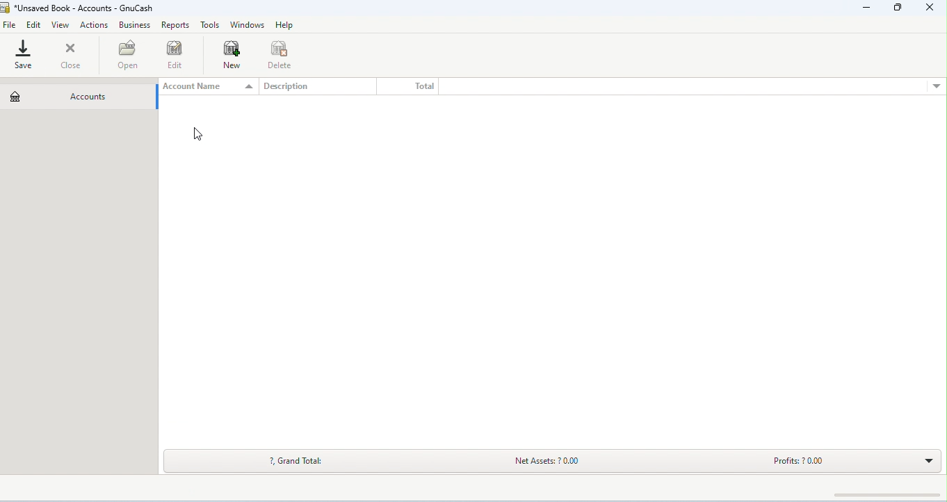  What do you see at coordinates (211, 25) in the screenshot?
I see `tools` at bounding box center [211, 25].